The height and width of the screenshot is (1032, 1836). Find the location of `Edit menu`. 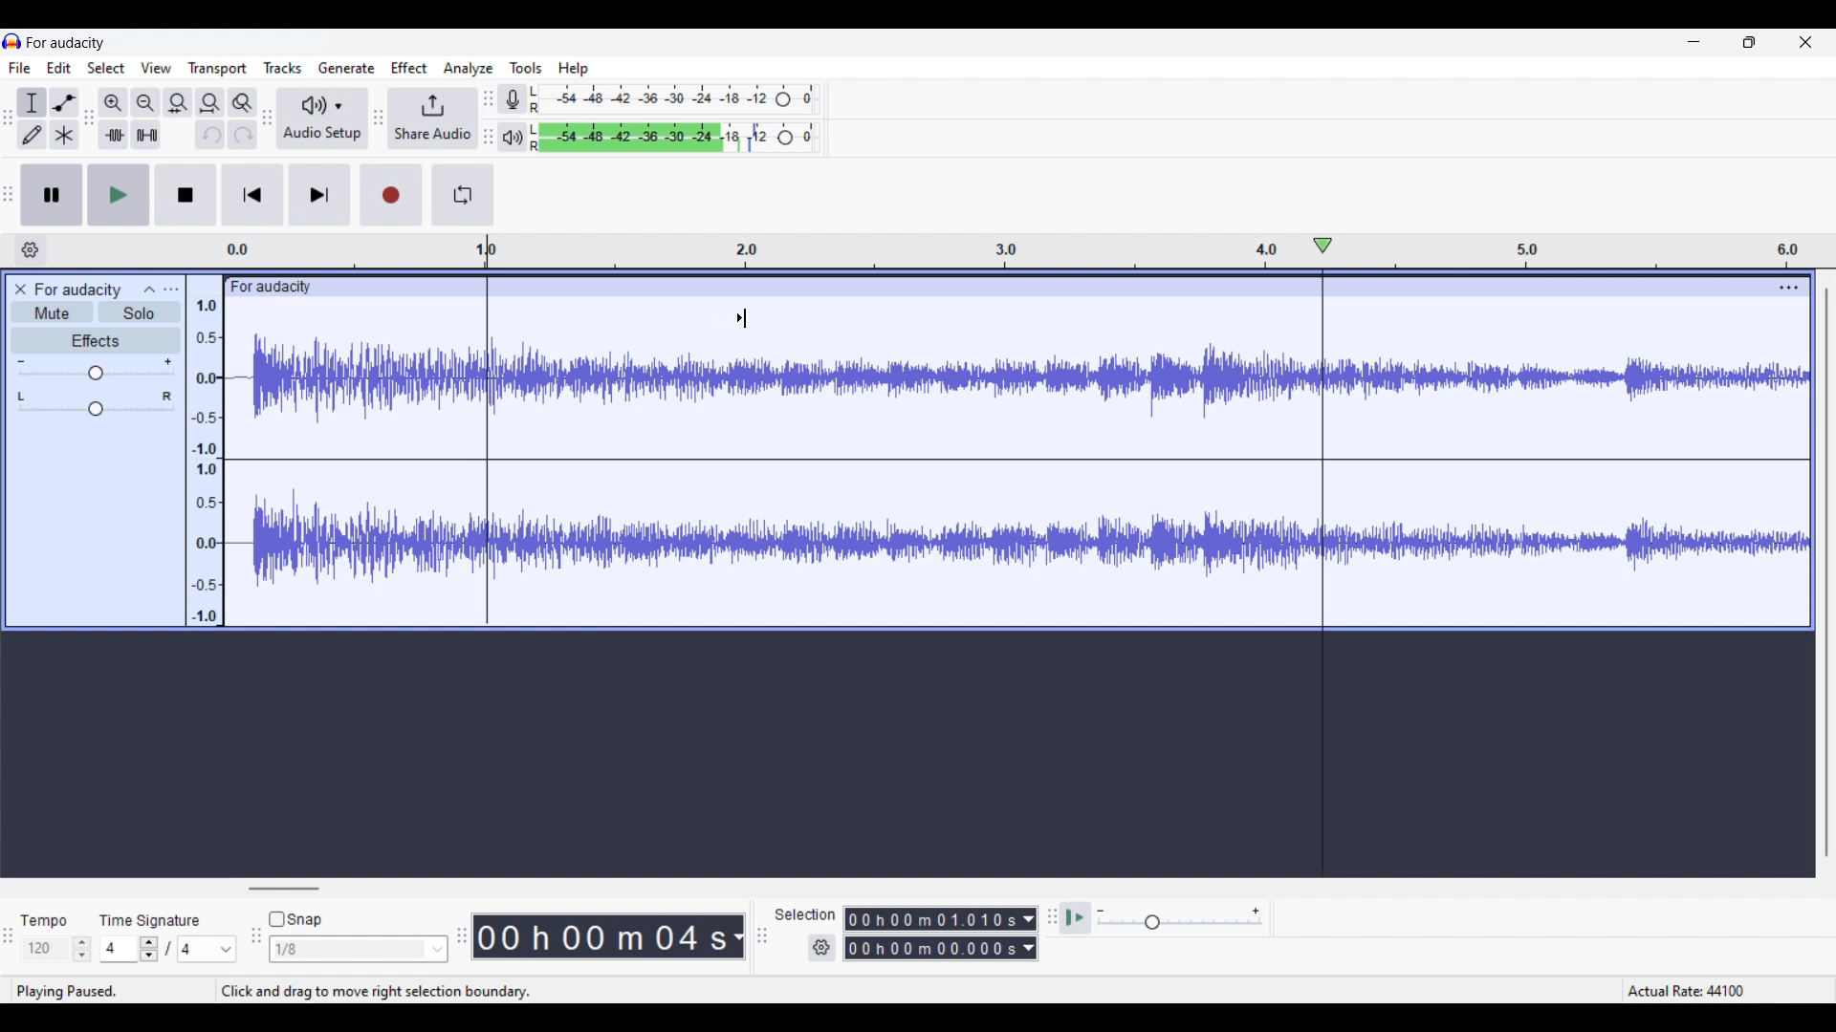

Edit menu is located at coordinates (58, 68).